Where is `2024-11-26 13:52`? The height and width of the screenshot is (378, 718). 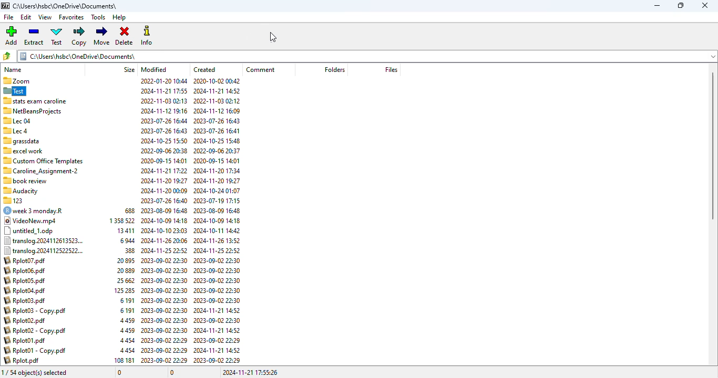 2024-11-26 13:52 is located at coordinates (218, 240).